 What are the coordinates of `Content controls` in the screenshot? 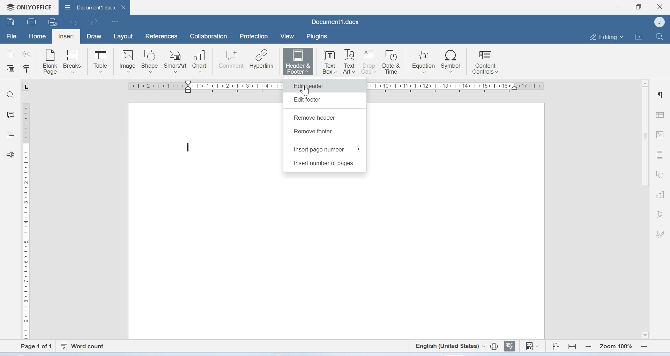 It's located at (485, 63).